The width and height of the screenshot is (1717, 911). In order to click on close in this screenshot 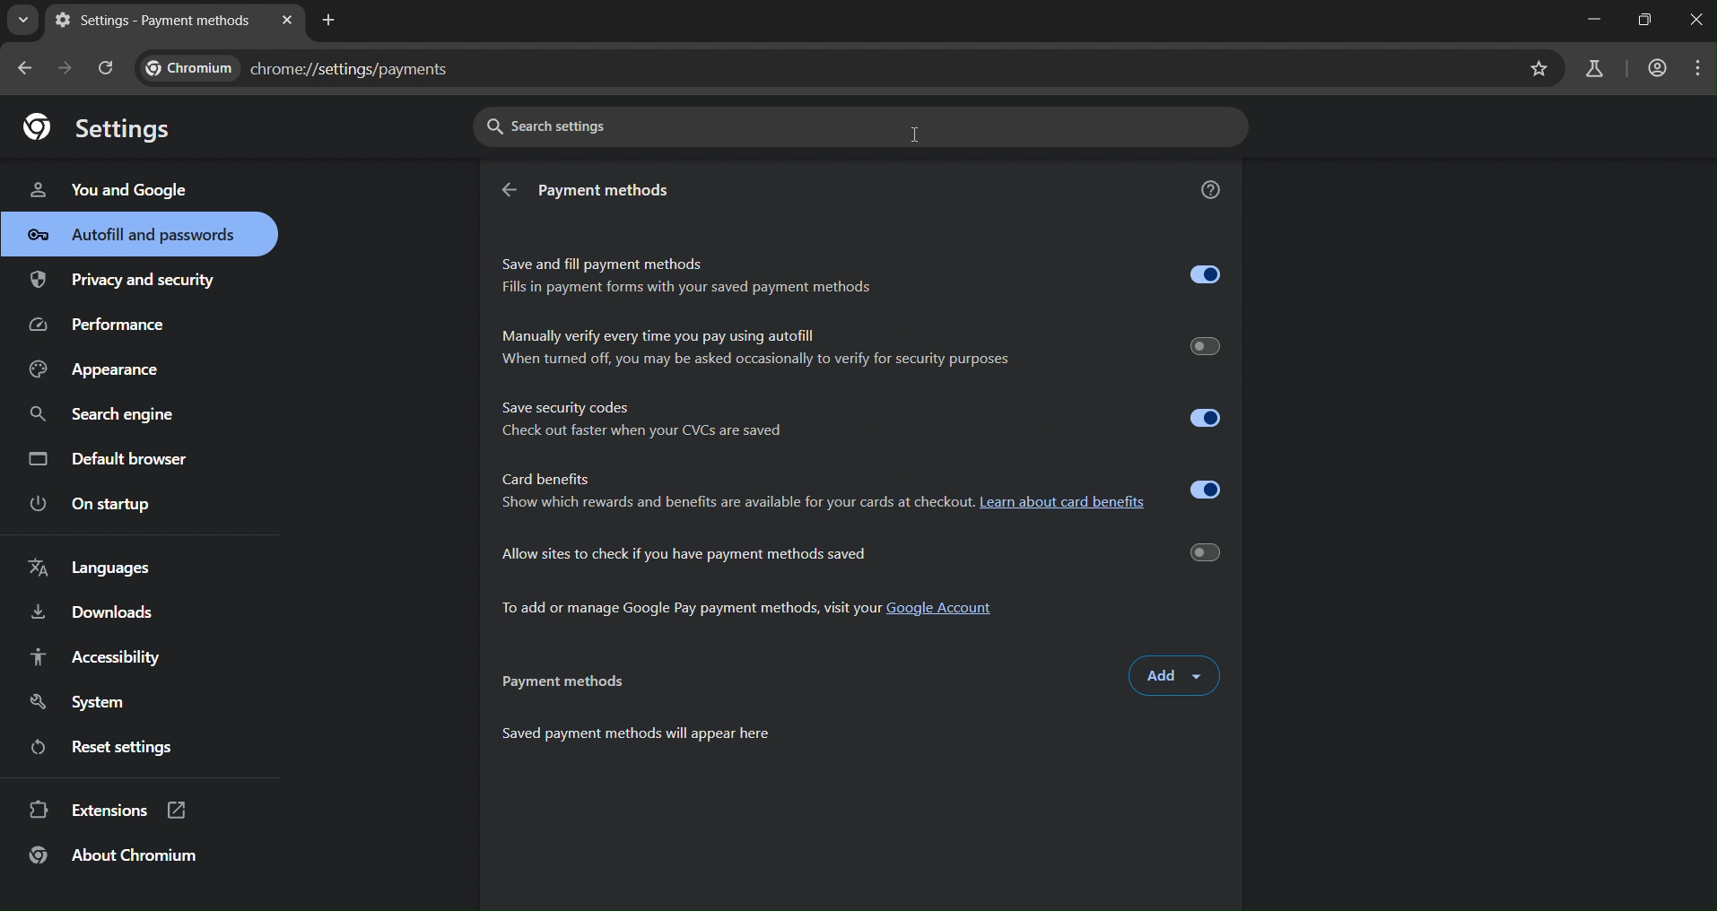, I will do `click(1696, 22)`.